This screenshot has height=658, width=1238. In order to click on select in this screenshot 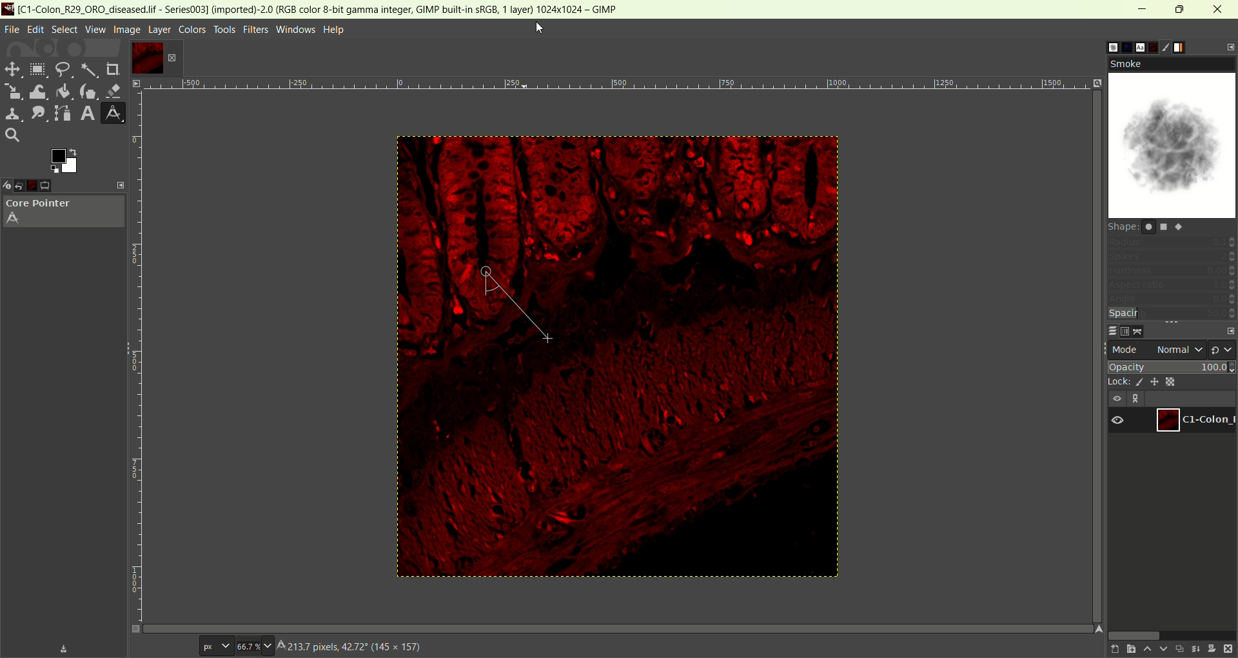, I will do `click(64, 30)`.